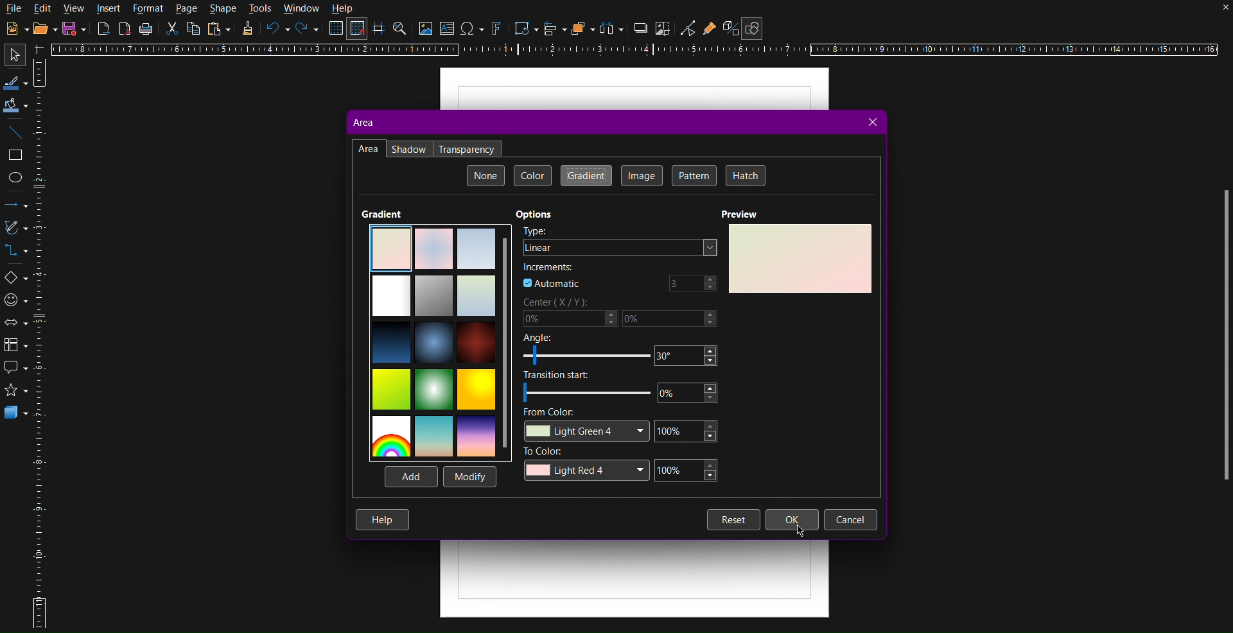 The image size is (1233, 633). Describe the element at coordinates (618, 350) in the screenshot. I see `Angle` at that location.